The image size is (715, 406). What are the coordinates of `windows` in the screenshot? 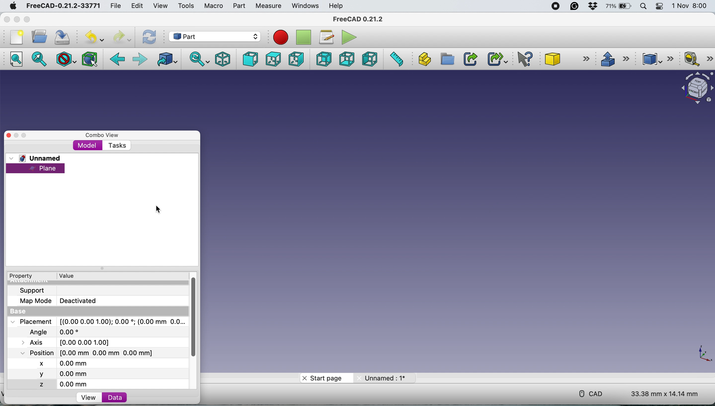 It's located at (306, 6).